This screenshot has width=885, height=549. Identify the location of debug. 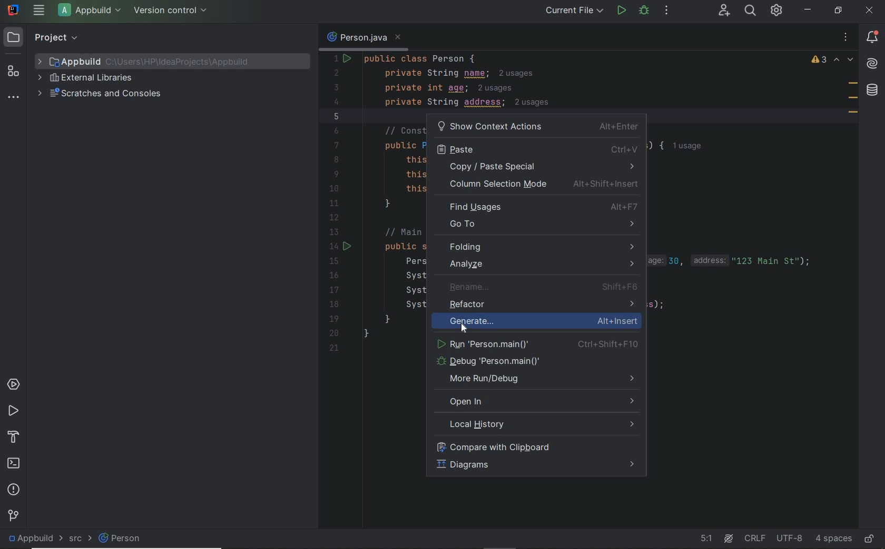
(643, 11).